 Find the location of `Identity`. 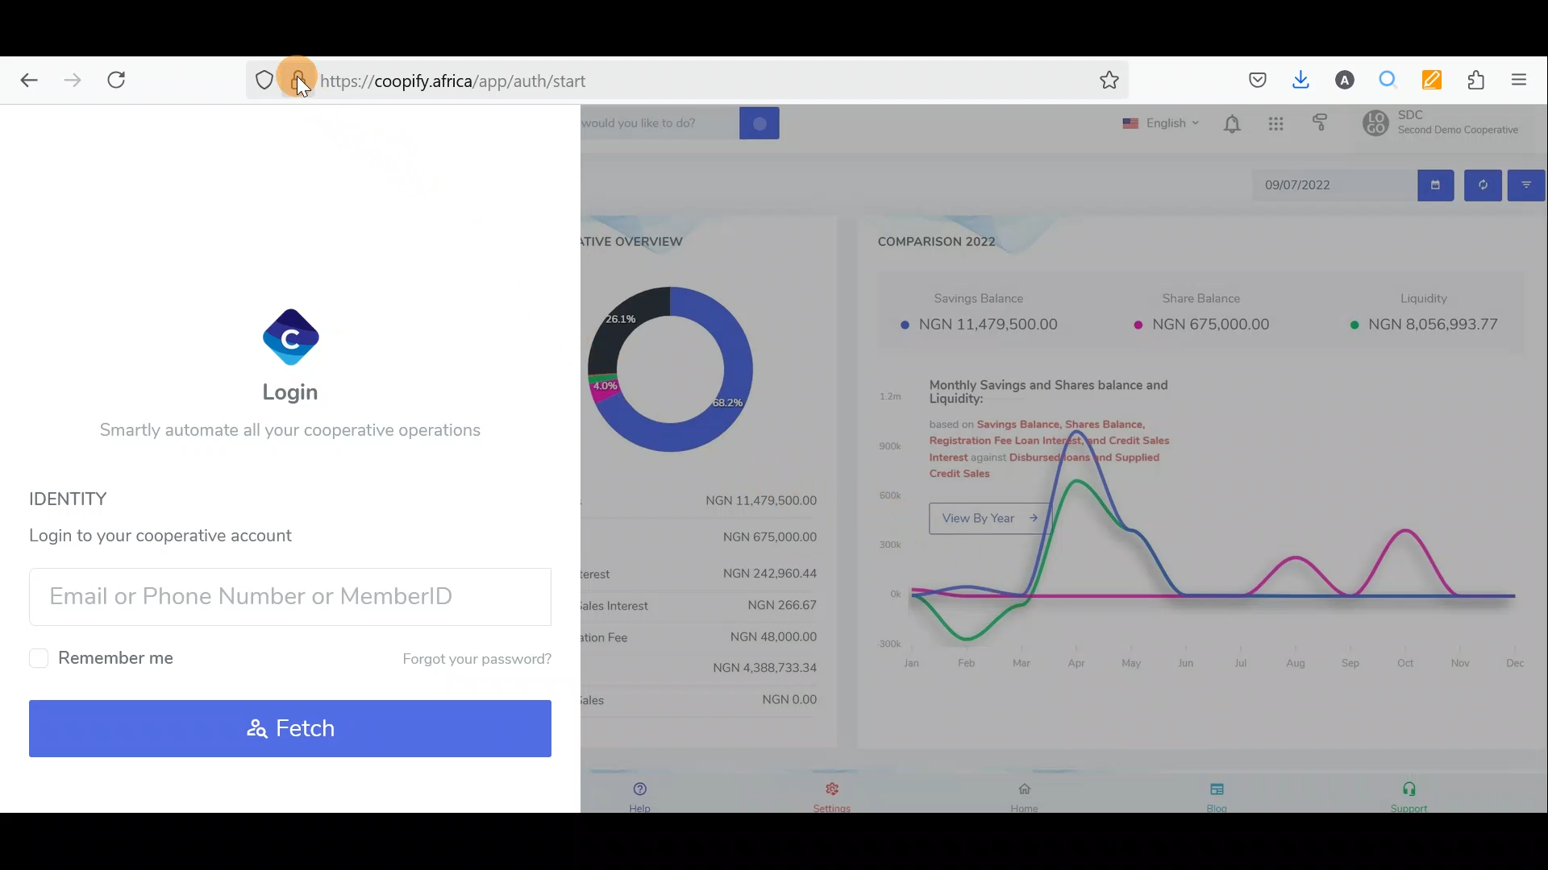

Identity is located at coordinates (91, 498).